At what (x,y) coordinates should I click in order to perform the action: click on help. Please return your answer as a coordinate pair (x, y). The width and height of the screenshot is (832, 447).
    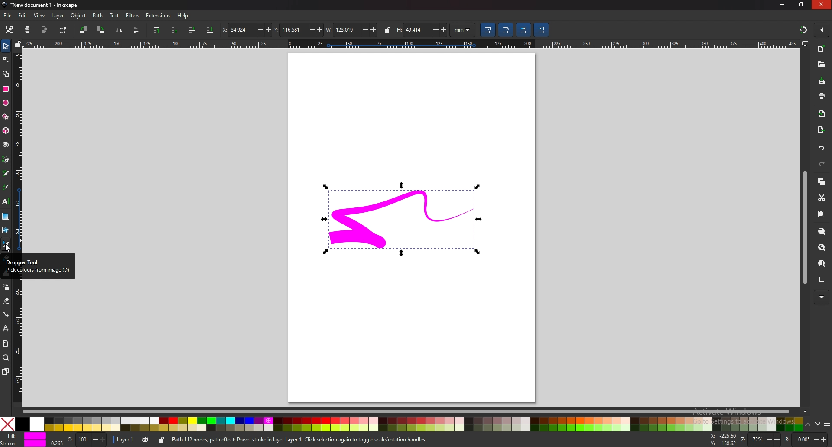
    Looking at the image, I should click on (184, 15).